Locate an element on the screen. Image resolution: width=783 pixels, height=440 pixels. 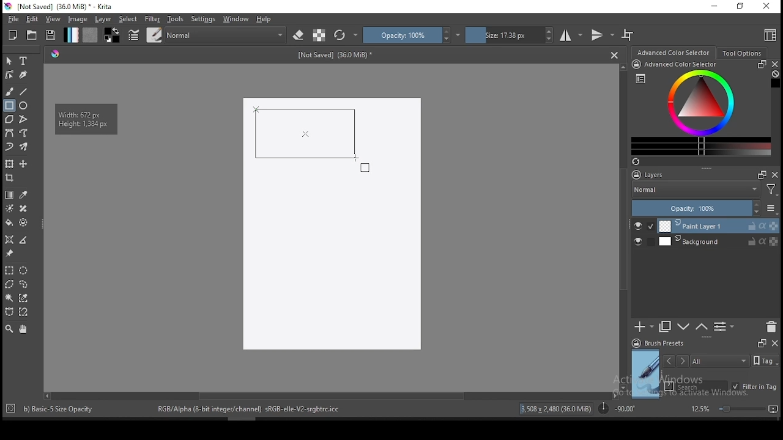
line tool is located at coordinates (24, 92).